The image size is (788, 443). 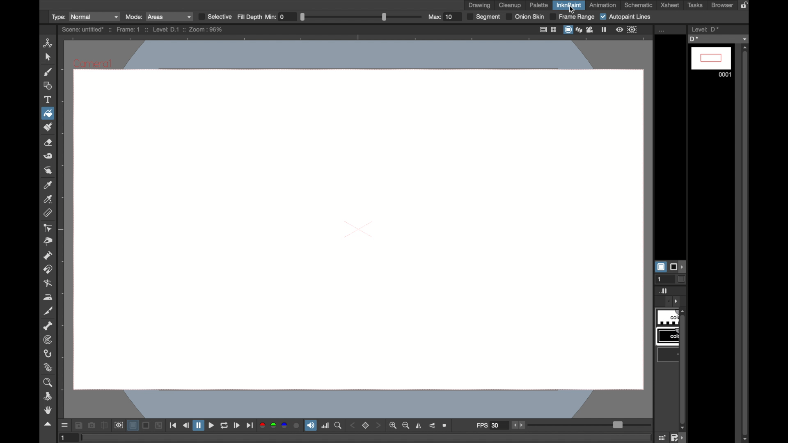 I want to click on forward, so click(x=250, y=426).